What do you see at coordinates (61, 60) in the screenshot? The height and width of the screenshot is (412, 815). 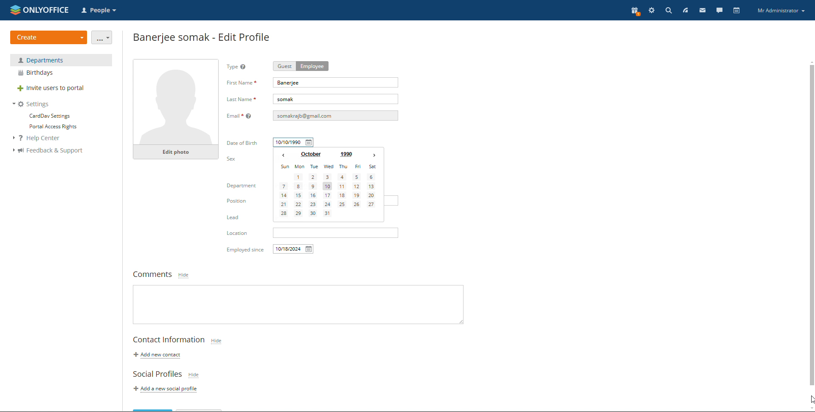 I see `department` at bounding box center [61, 60].